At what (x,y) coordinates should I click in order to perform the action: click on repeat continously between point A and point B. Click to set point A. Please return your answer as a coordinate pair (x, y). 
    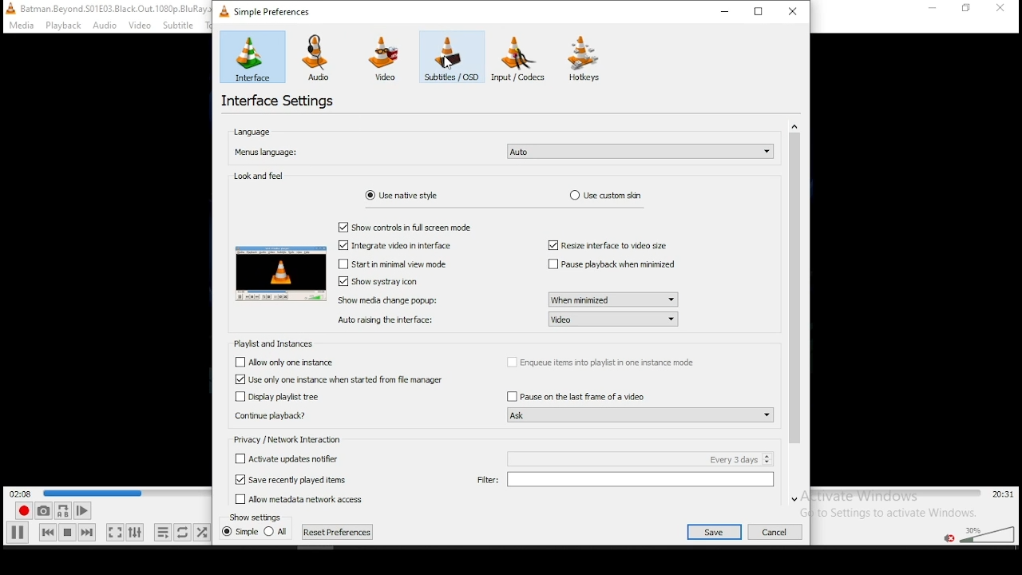
    Looking at the image, I should click on (61, 510).